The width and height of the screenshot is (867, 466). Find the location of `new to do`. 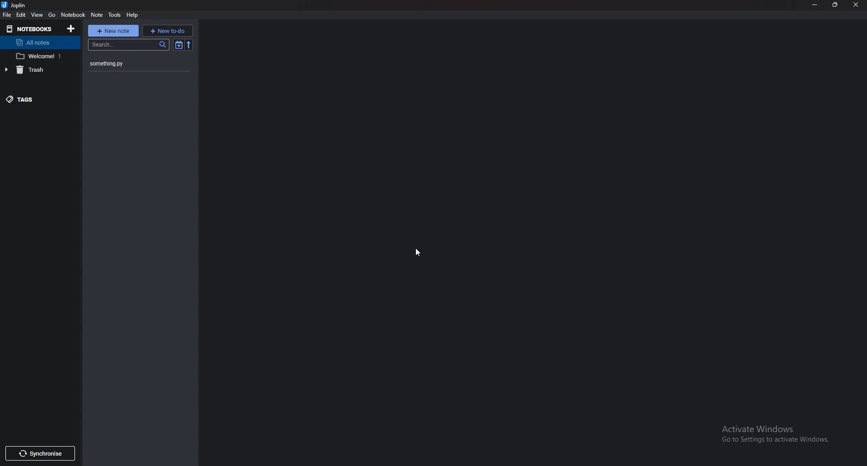

new to do is located at coordinates (169, 30).